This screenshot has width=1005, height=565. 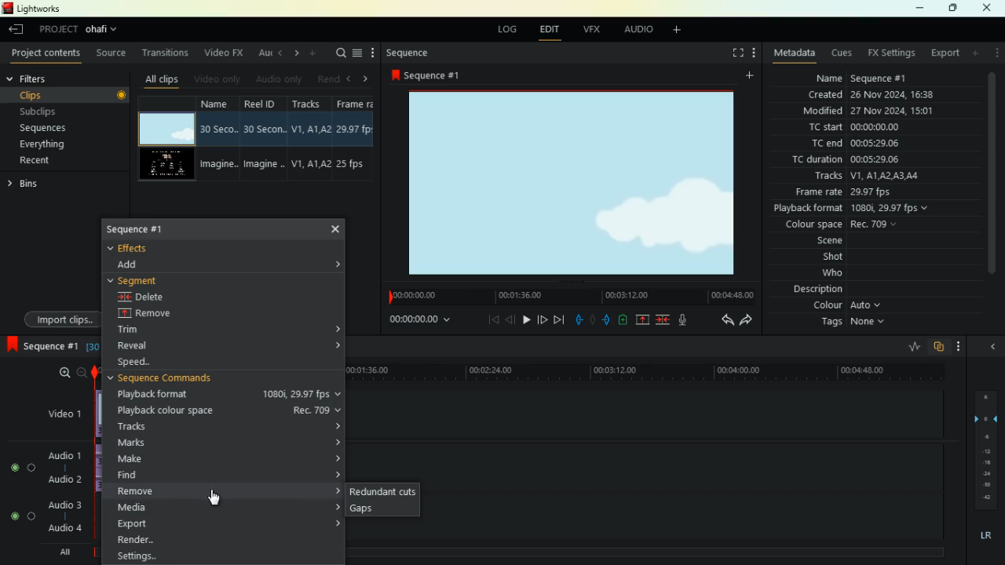 What do you see at coordinates (526, 319) in the screenshot?
I see `play` at bounding box center [526, 319].